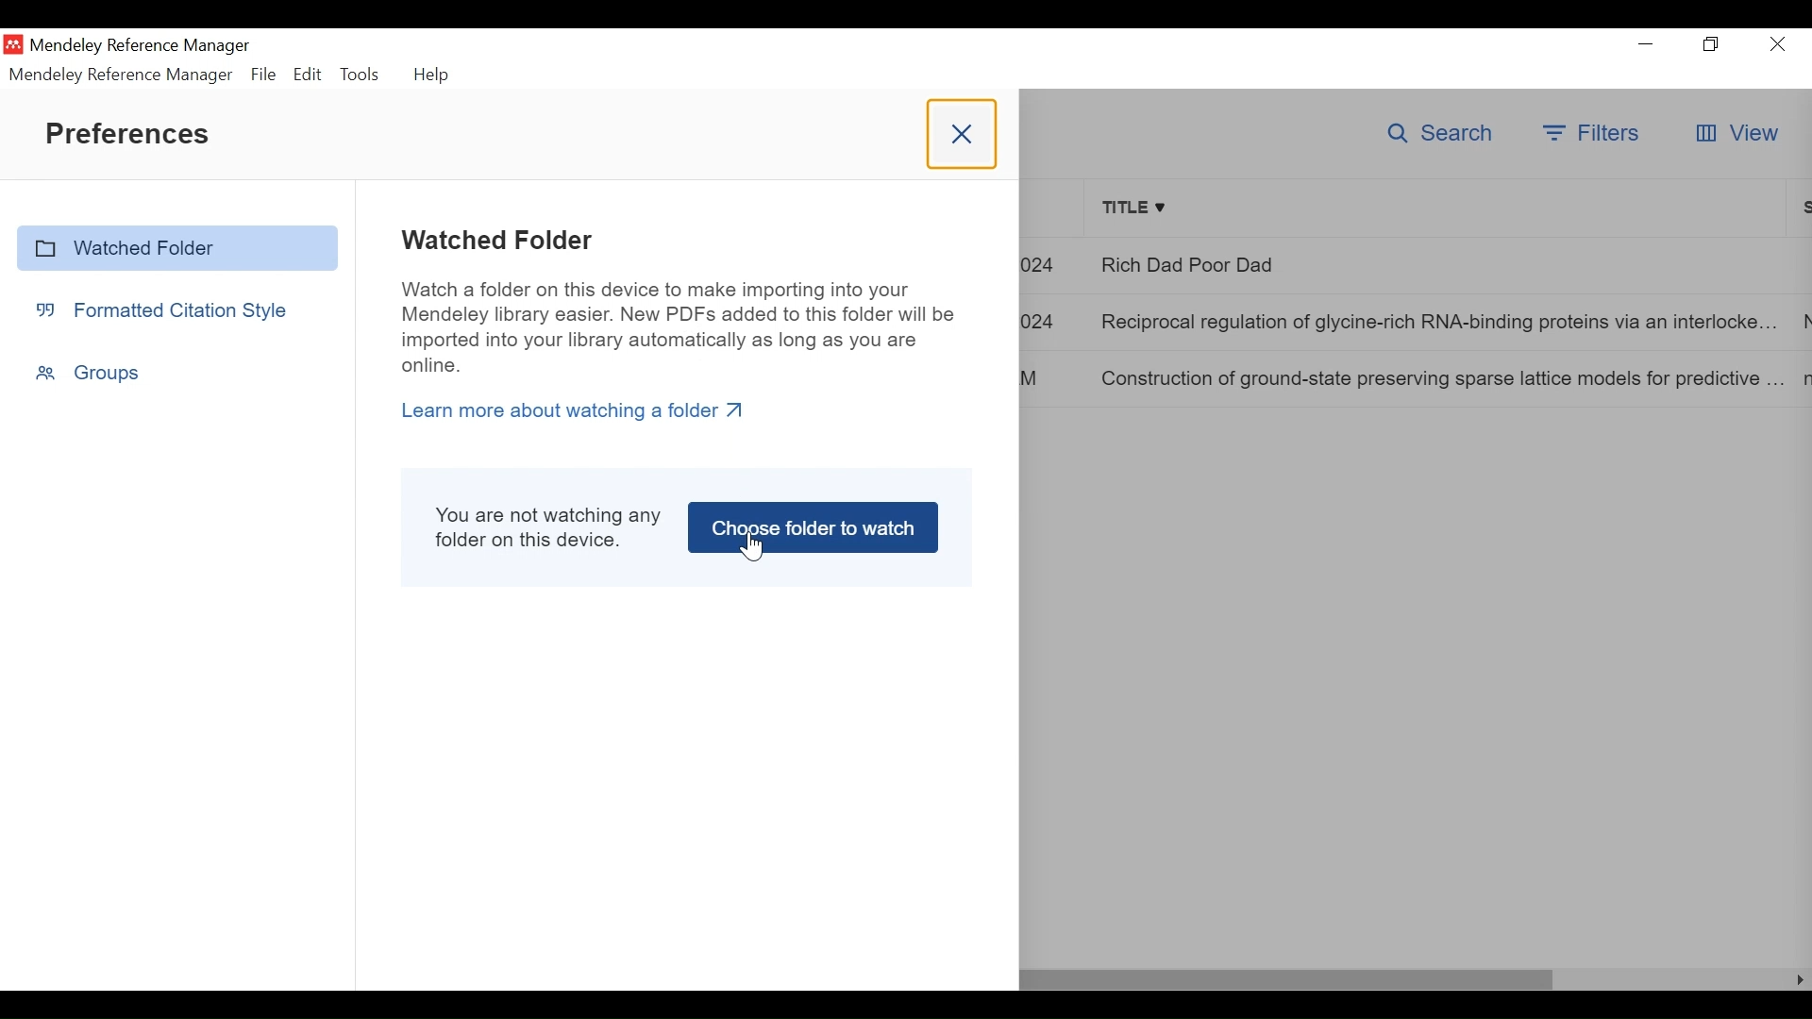 The image size is (1812, 1019). I want to click on Close, so click(1777, 44).